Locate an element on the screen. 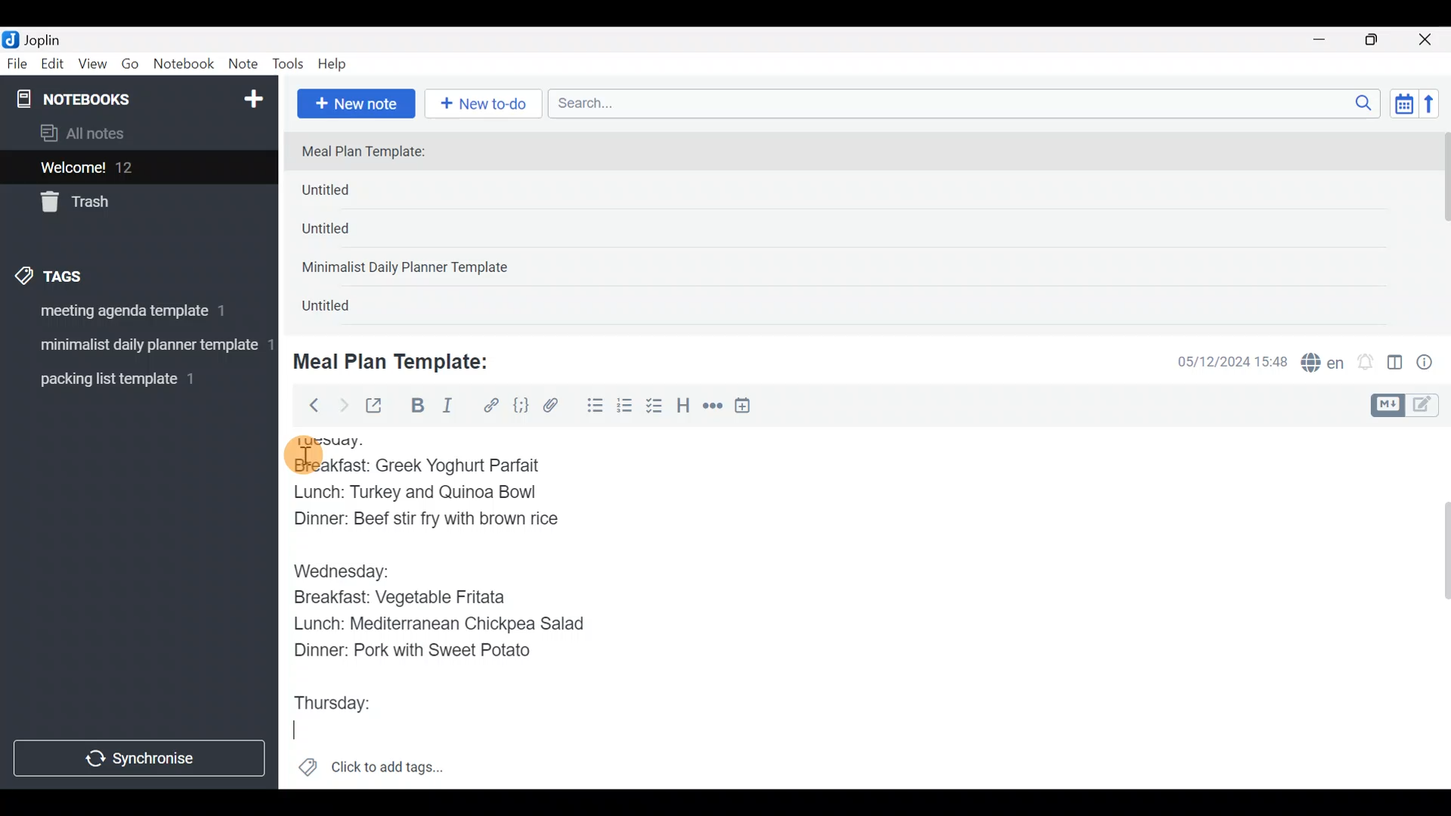  Bold is located at coordinates (416, 407).